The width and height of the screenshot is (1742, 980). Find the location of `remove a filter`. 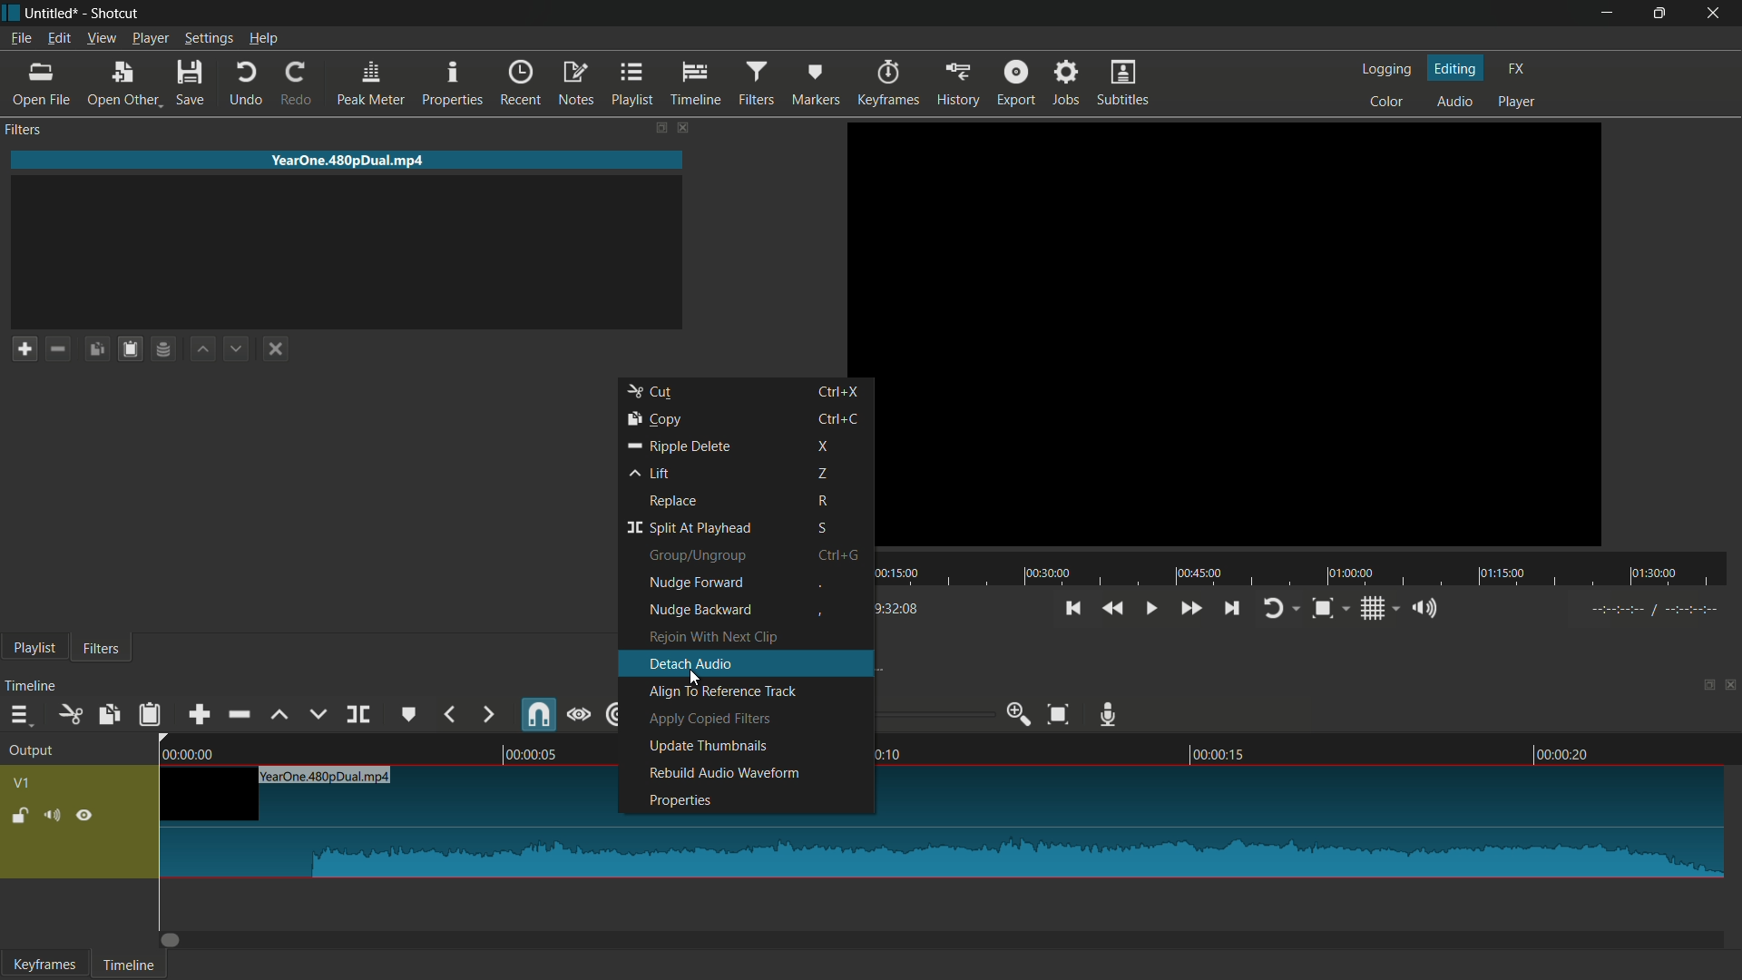

remove a filter is located at coordinates (62, 348).